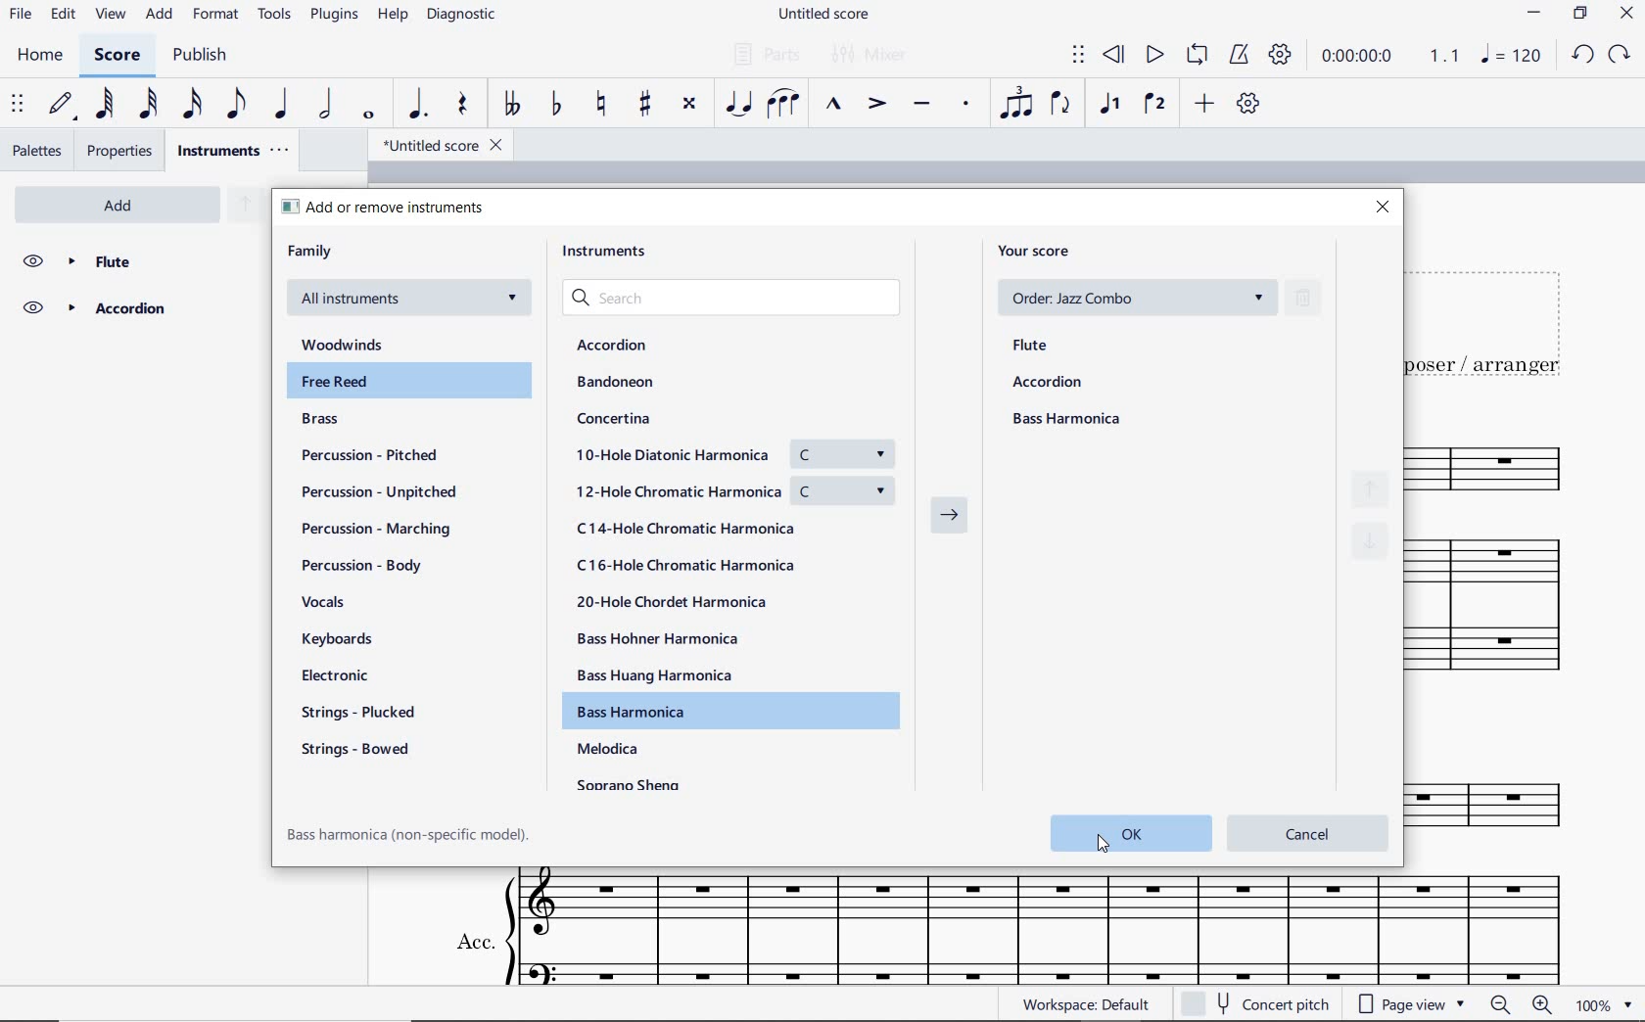 Image resolution: width=1645 pixels, height=1022 pixels. What do you see at coordinates (1238, 56) in the screenshot?
I see `metronome` at bounding box center [1238, 56].